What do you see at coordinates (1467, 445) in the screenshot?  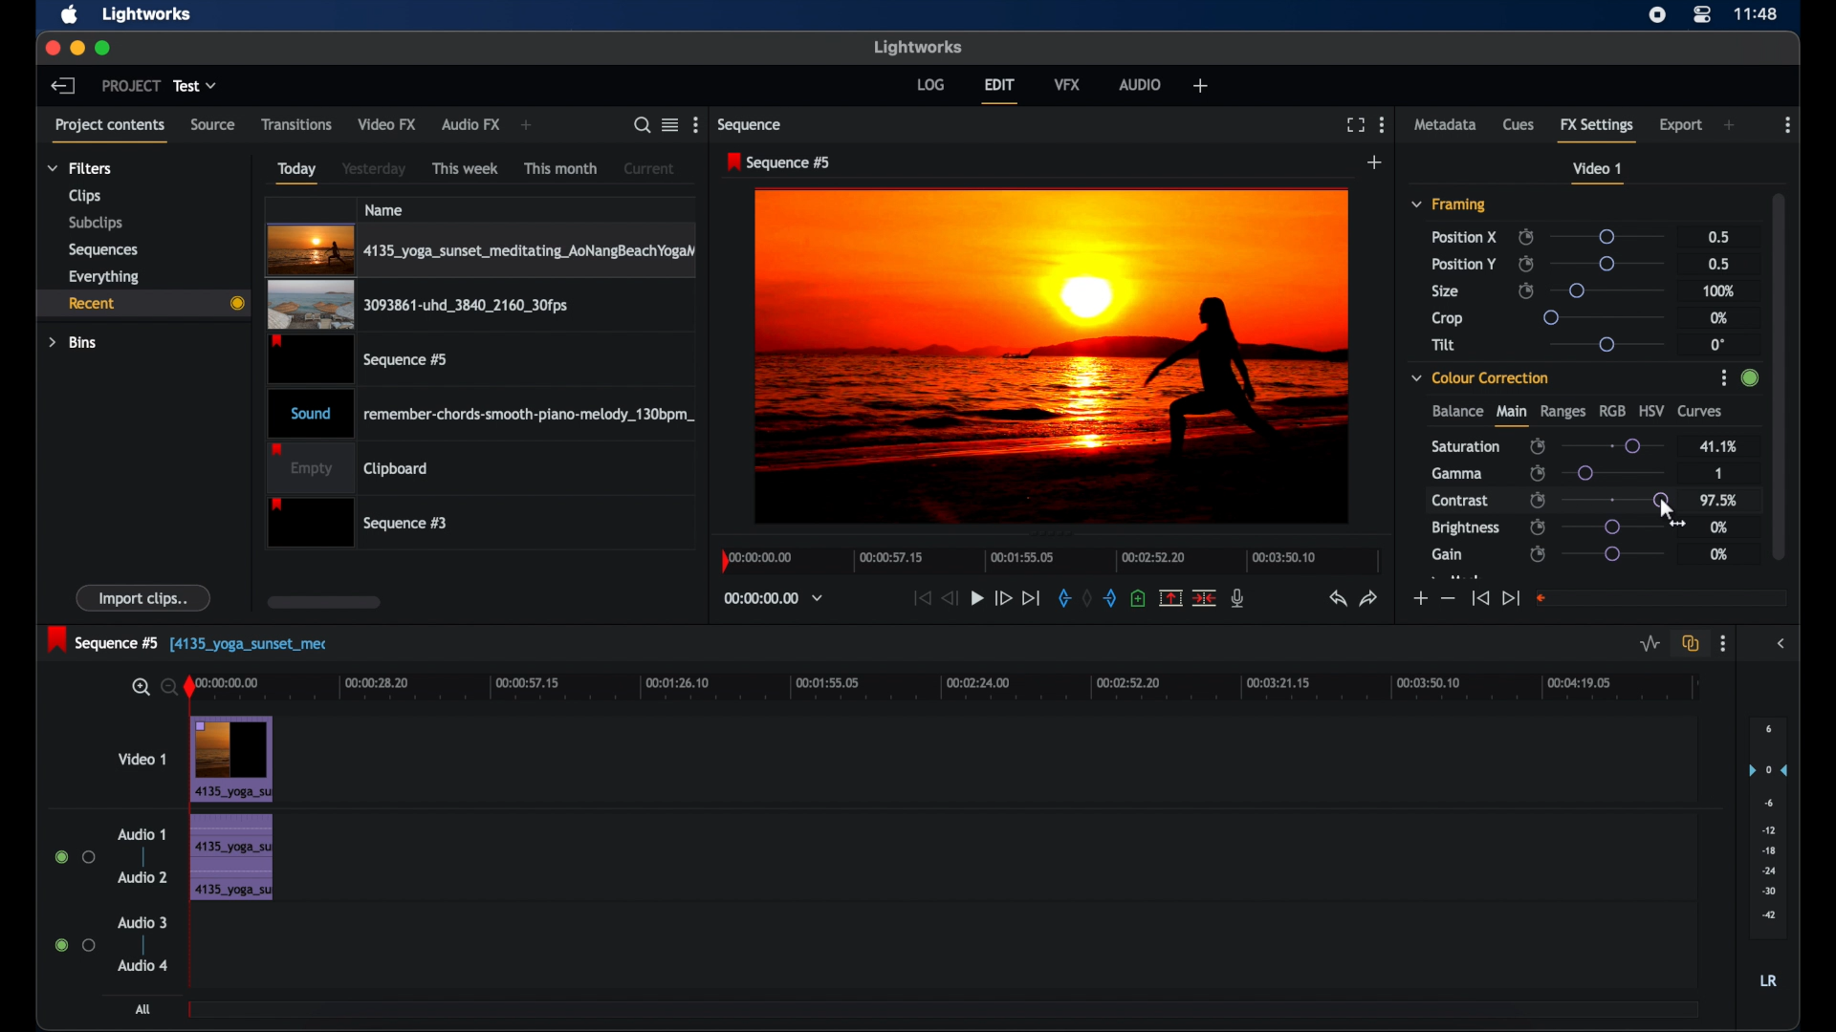 I see `saturation` at bounding box center [1467, 445].